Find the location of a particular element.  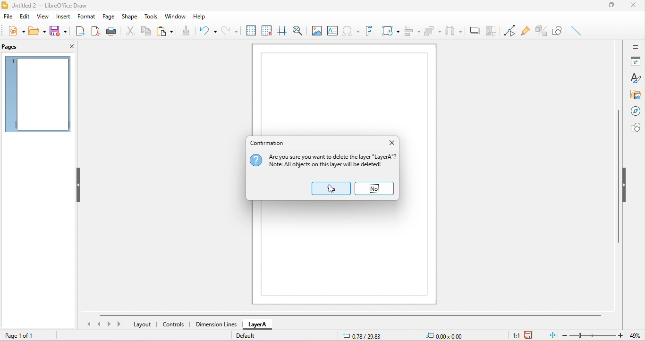

copy  is located at coordinates (147, 31).